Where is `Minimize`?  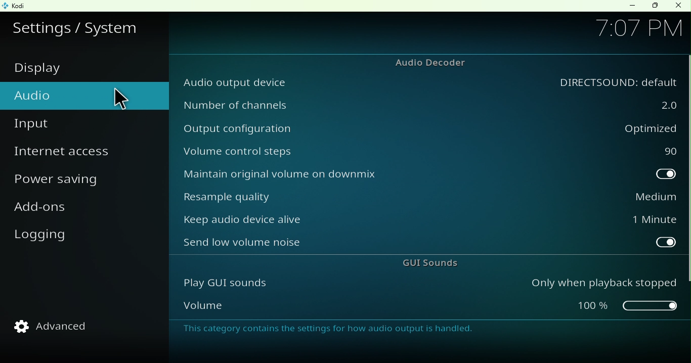 Minimize is located at coordinates (627, 7).